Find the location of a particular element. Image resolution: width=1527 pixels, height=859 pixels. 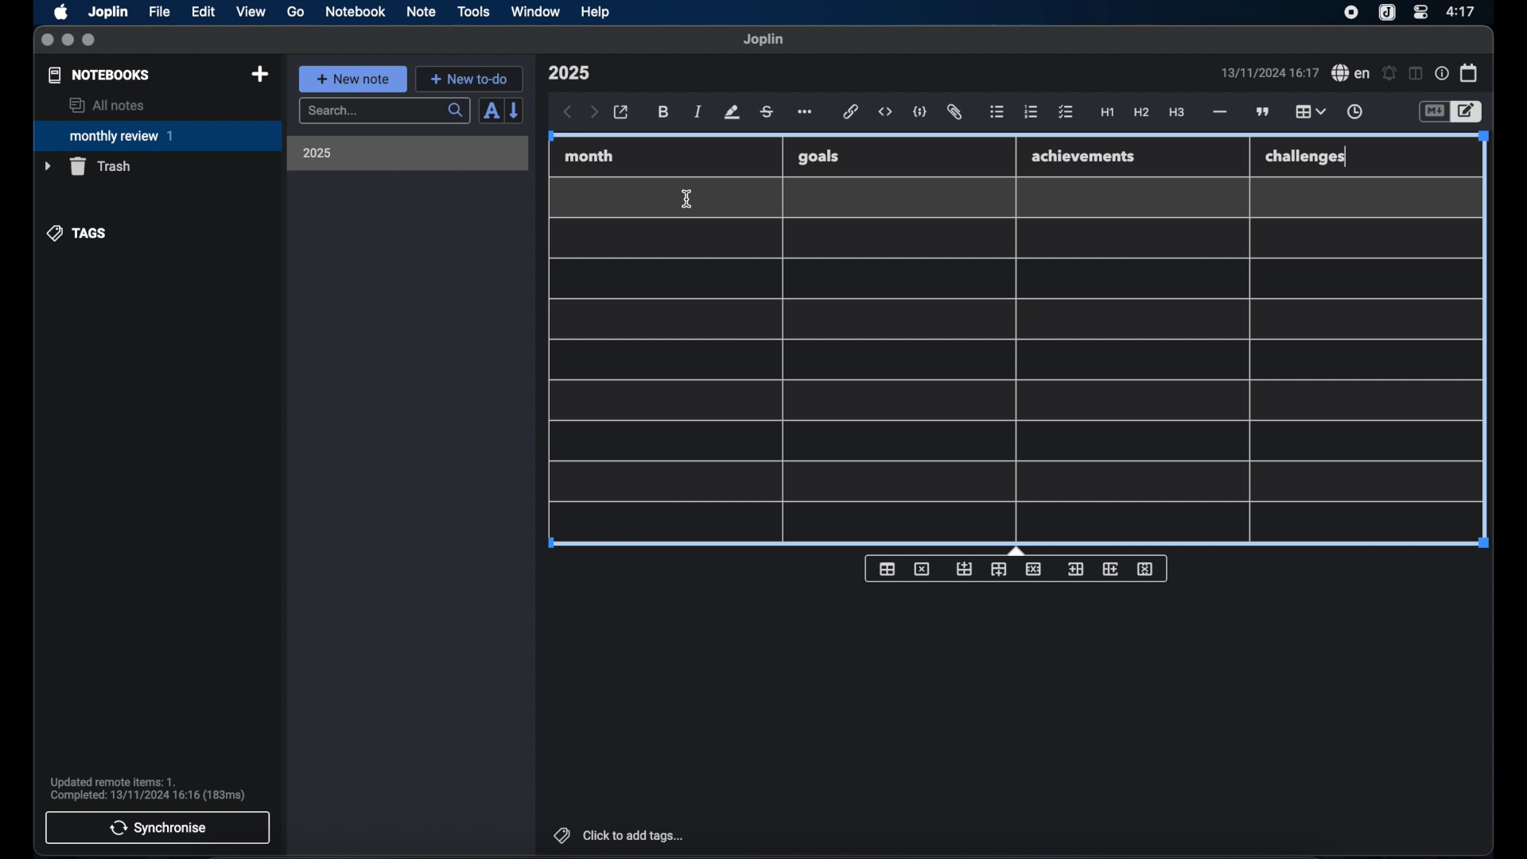

strikethrough is located at coordinates (766, 112).